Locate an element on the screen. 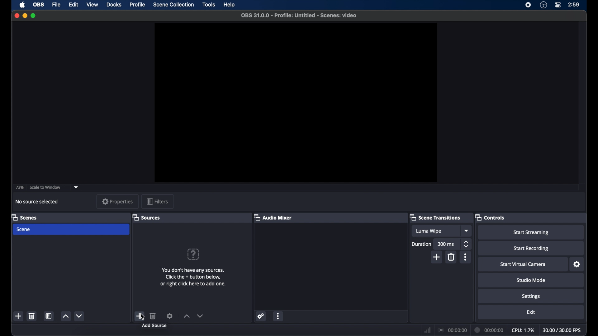 This screenshot has height=336, width=598. ob is located at coordinates (39, 5).